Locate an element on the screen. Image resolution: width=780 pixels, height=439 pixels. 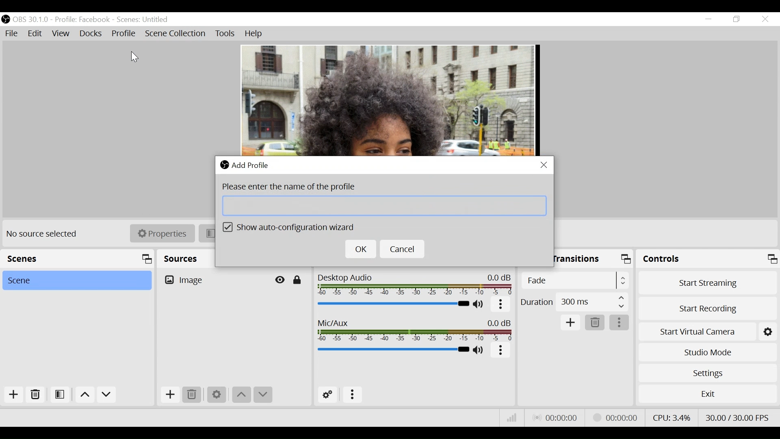
Mic/Aux is located at coordinates (416, 330).